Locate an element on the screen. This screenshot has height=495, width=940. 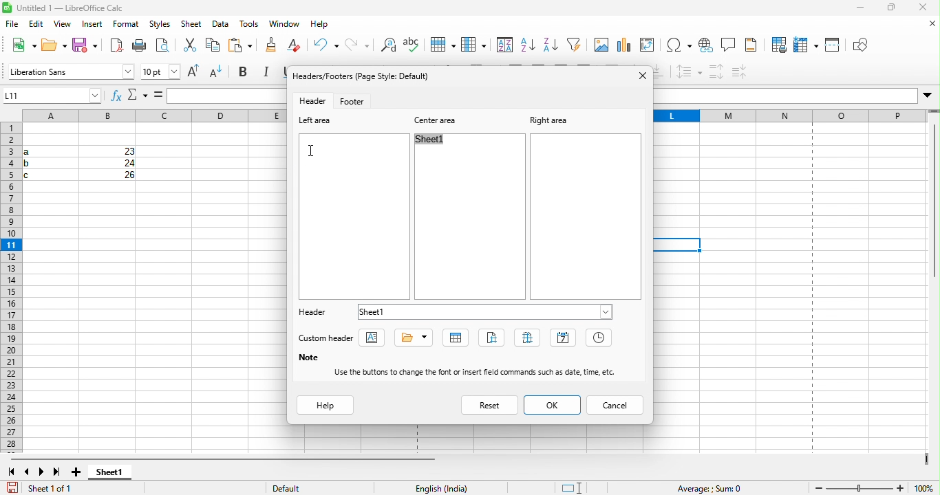
data is located at coordinates (221, 27).